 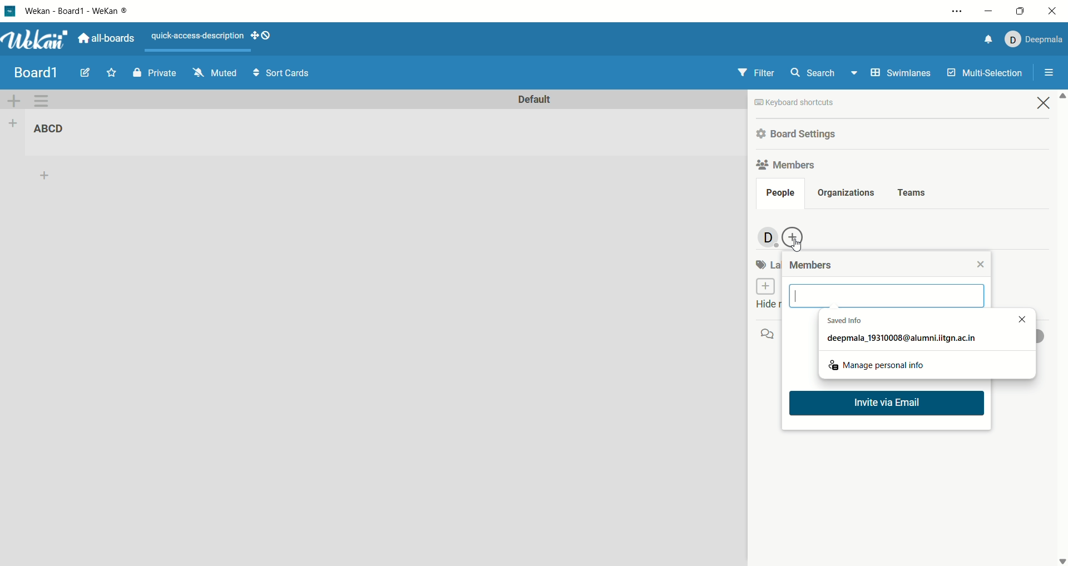 What do you see at coordinates (981, 263) in the screenshot?
I see `close` at bounding box center [981, 263].